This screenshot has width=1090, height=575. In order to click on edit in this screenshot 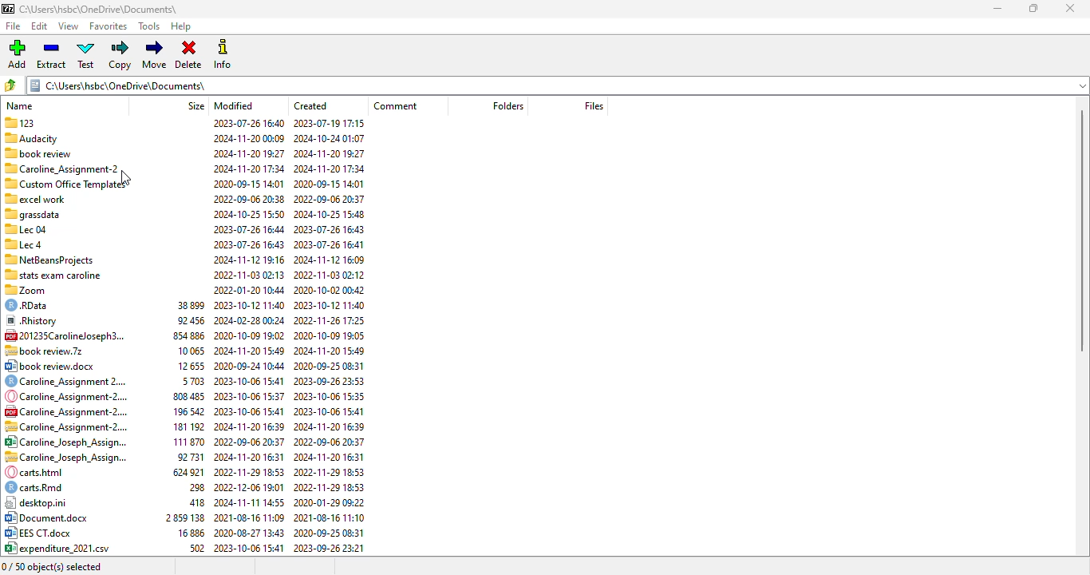, I will do `click(39, 26)`.